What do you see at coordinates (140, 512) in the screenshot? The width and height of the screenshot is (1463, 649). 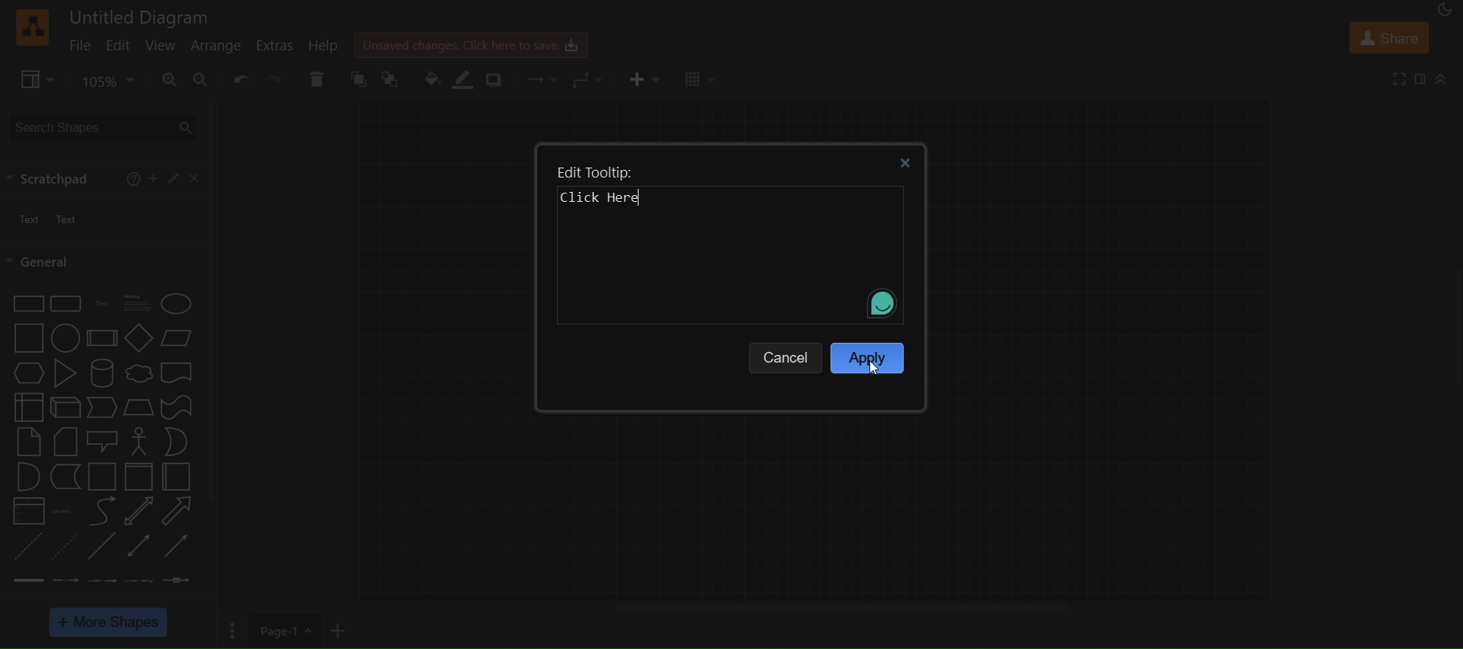 I see `bidirectional arrow` at bounding box center [140, 512].